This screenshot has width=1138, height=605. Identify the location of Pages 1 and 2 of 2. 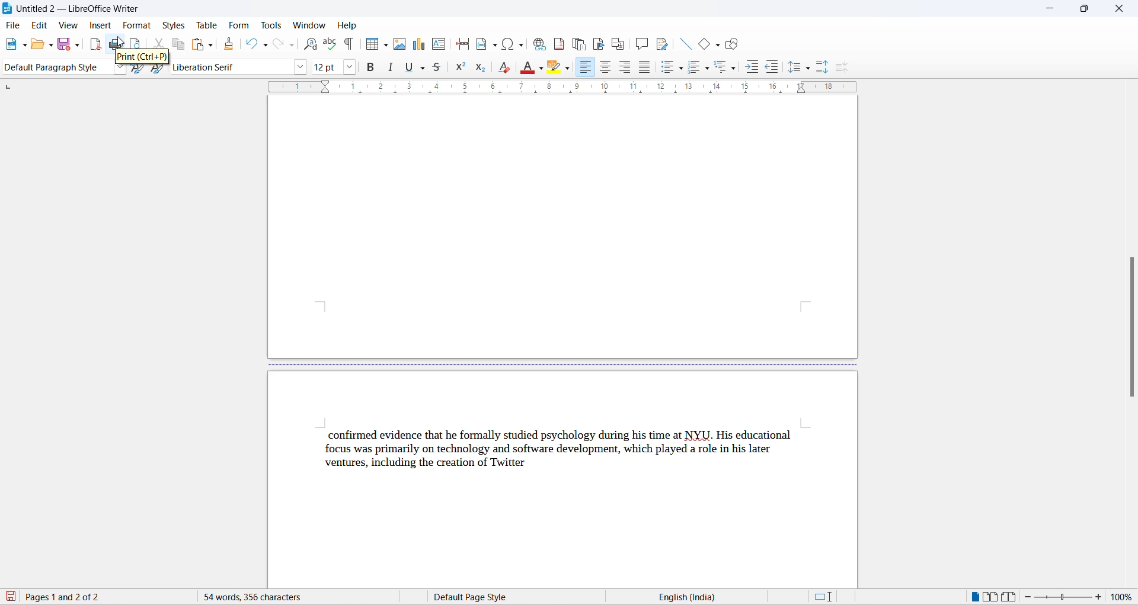
(68, 597).